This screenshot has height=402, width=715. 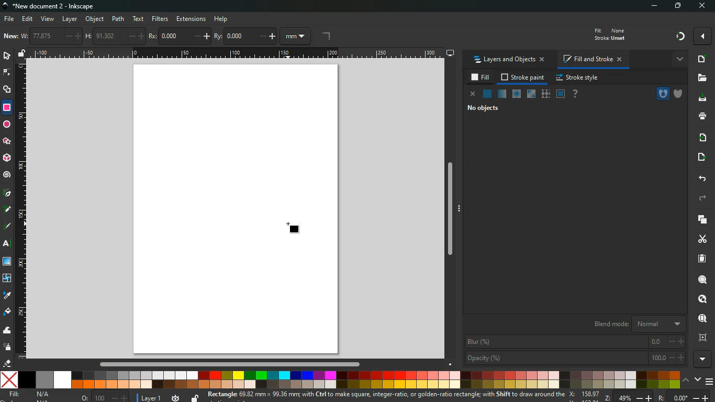 What do you see at coordinates (704, 138) in the screenshot?
I see `receive` at bounding box center [704, 138].